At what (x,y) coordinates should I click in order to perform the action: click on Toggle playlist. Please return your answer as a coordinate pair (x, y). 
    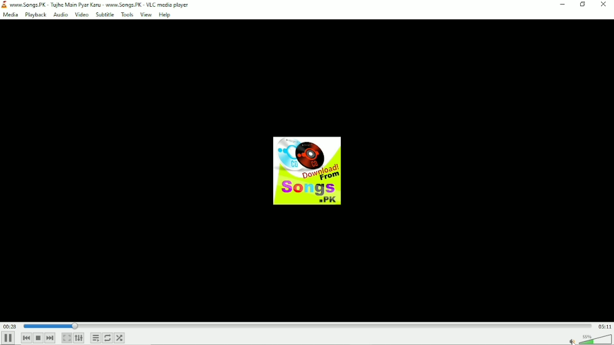
    Looking at the image, I should click on (96, 338).